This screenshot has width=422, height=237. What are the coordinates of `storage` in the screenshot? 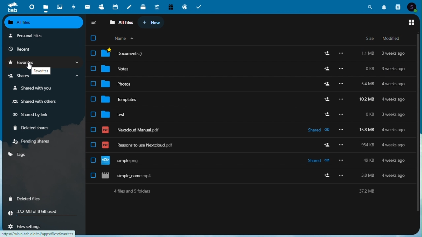 It's located at (42, 213).